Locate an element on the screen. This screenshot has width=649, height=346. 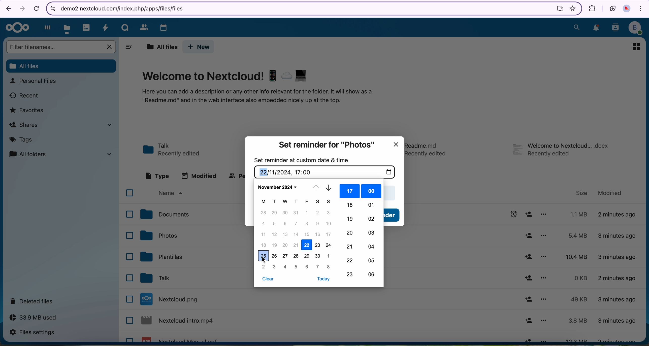
URL is located at coordinates (126, 8).